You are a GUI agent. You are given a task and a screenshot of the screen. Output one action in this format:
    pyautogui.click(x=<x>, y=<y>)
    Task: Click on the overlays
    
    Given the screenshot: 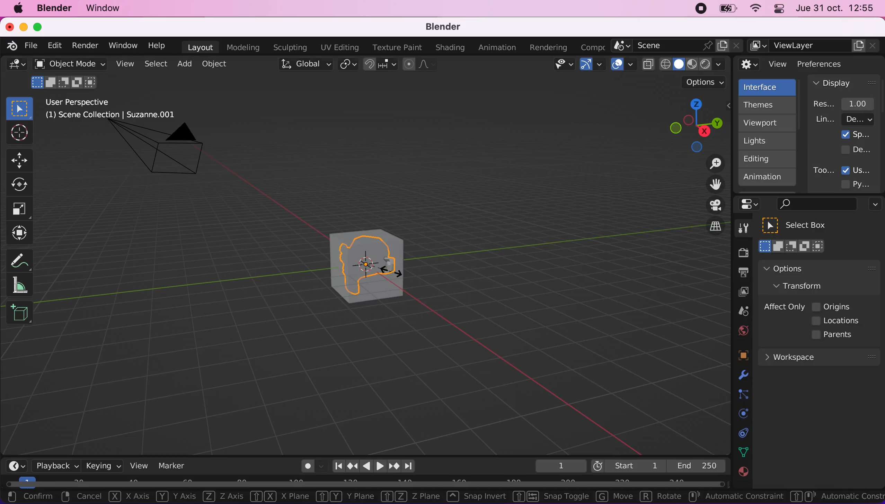 What is the action you would take?
    pyautogui.click(x=623, y=65)
    